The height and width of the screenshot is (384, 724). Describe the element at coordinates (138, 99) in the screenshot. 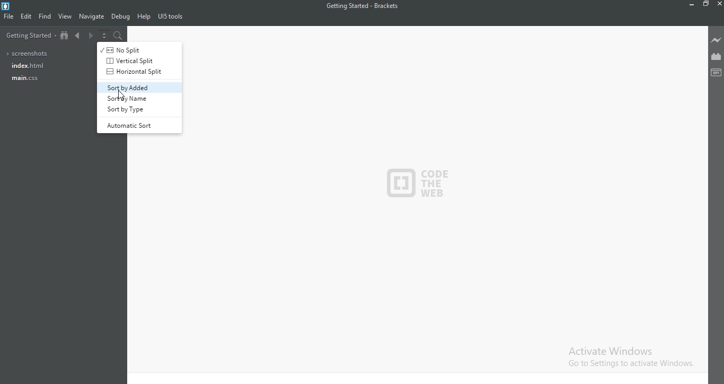

I see `sort by name` at that location.